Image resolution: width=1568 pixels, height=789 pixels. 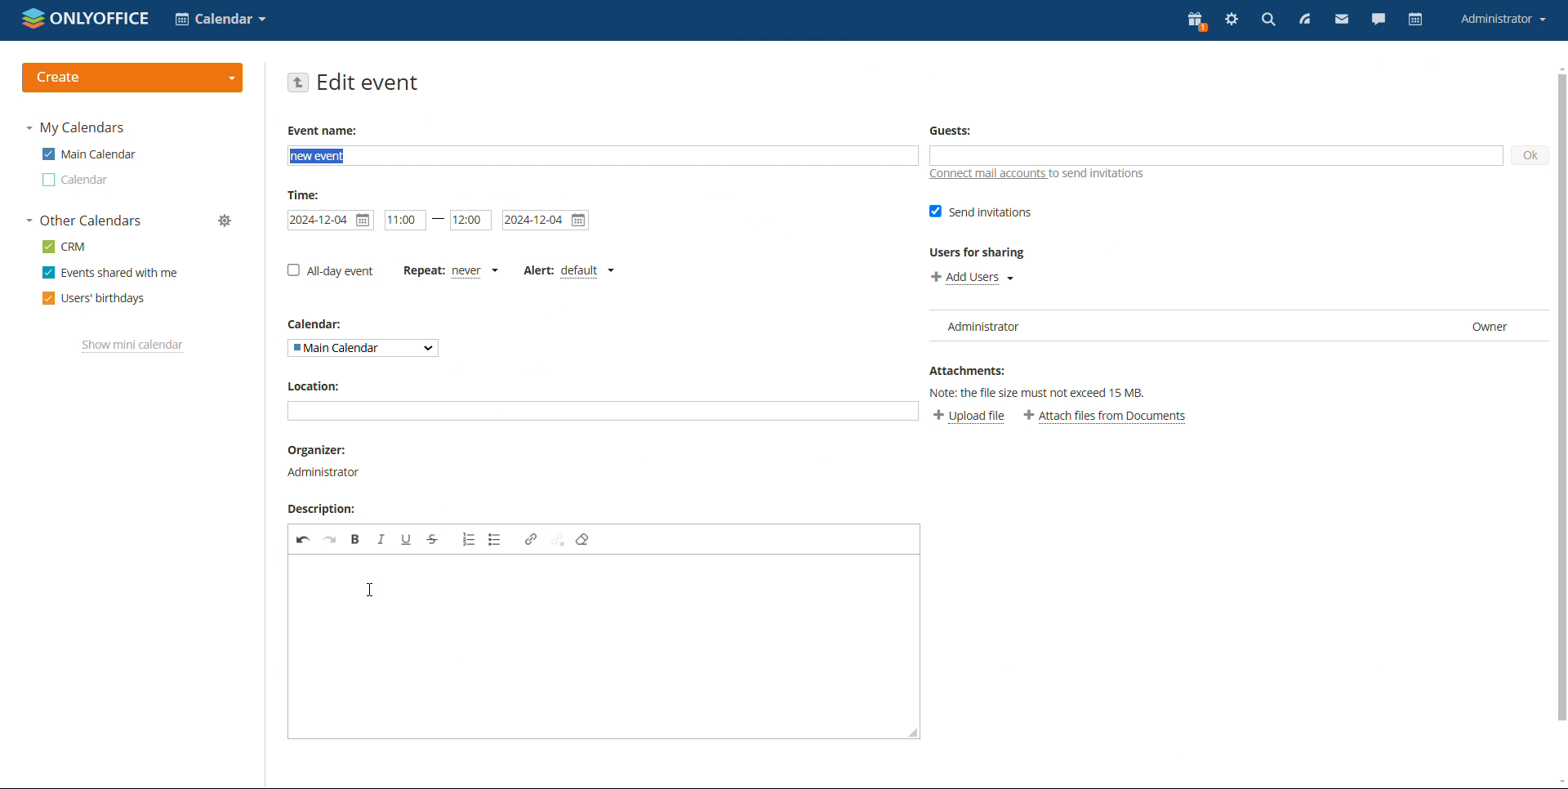 I want to click on select calendar, so click(x=363, y=348).